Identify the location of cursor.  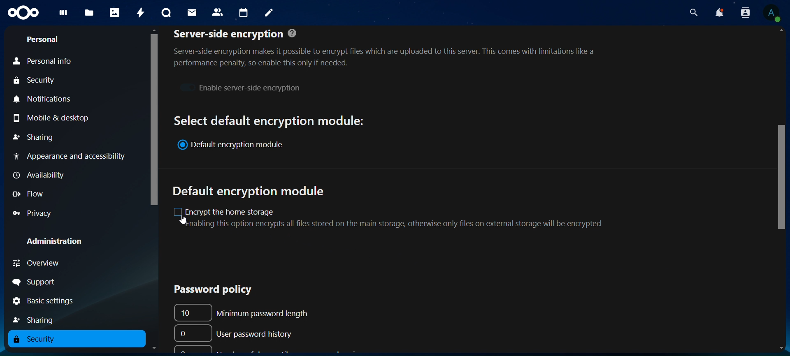
(183, 220).